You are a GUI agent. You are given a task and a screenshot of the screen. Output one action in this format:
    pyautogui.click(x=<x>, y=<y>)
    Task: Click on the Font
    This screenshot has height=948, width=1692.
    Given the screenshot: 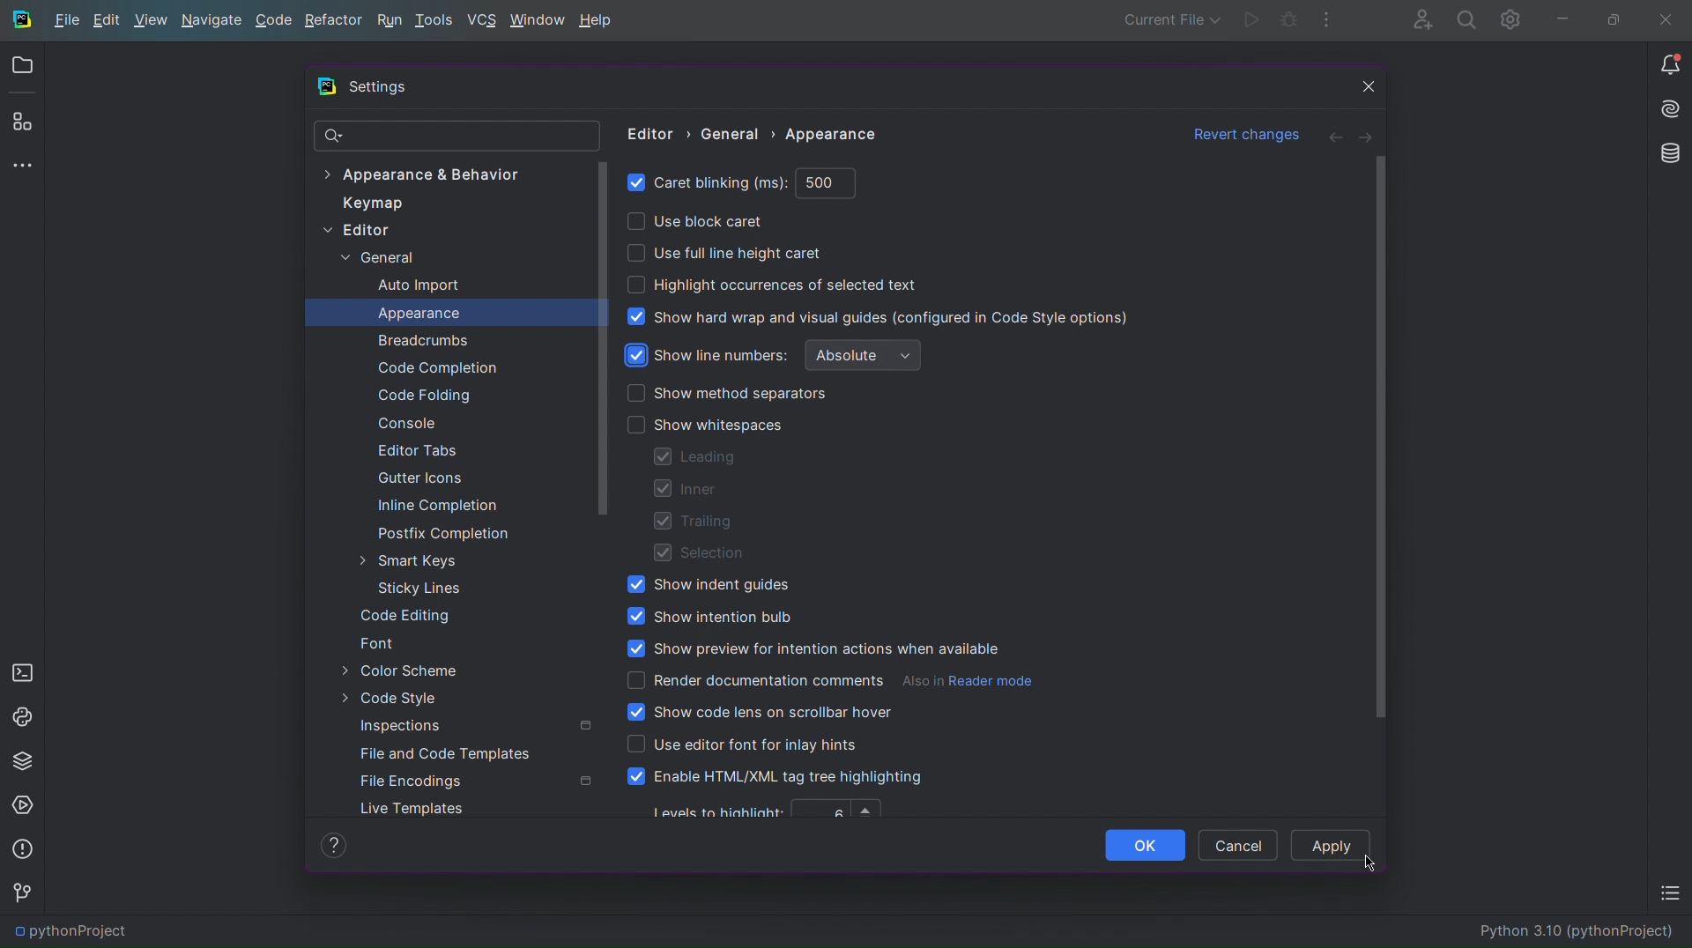 What is the action you would take?
    pyautogui.click(x=383, y=643)
    